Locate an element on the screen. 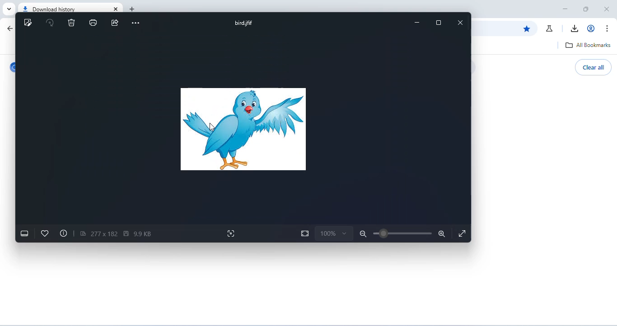 The image size is (617, 326). close is located at coordinates (606, 9).